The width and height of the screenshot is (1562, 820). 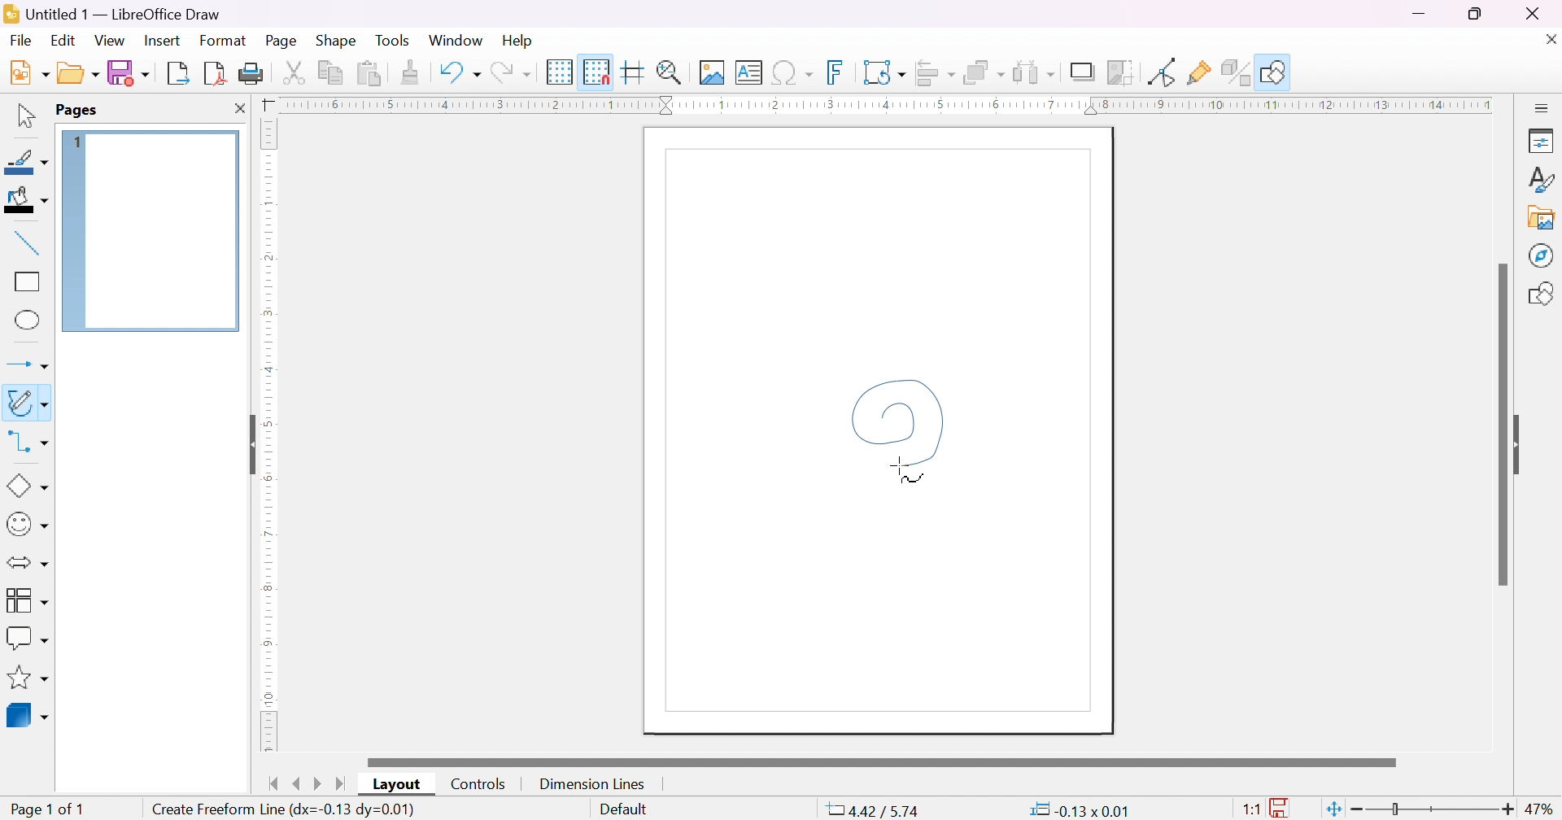 What do you see at coordinates (884, 104) in the screenshot?
I see `ruler` at bounding box center [884, 104].